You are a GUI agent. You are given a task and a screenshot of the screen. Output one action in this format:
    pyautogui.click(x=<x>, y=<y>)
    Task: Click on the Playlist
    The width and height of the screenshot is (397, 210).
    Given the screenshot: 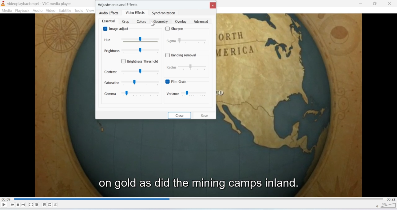 What is the action you would take?
    pyautogui.click(x=44, y=205)
    